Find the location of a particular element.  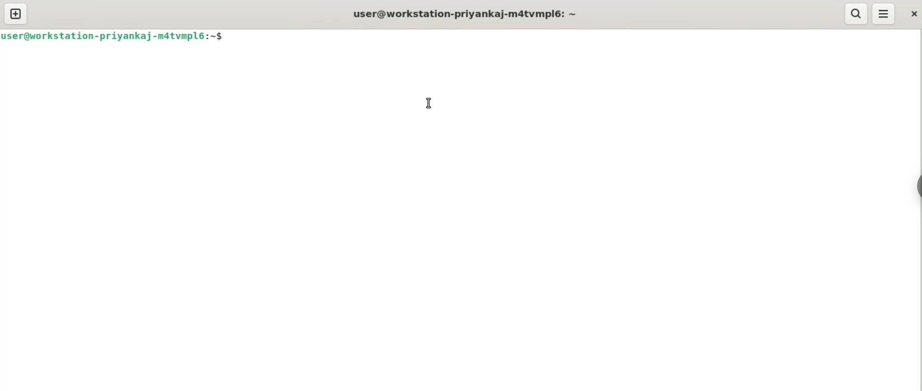

new tab is located at coordinates (16, 14).